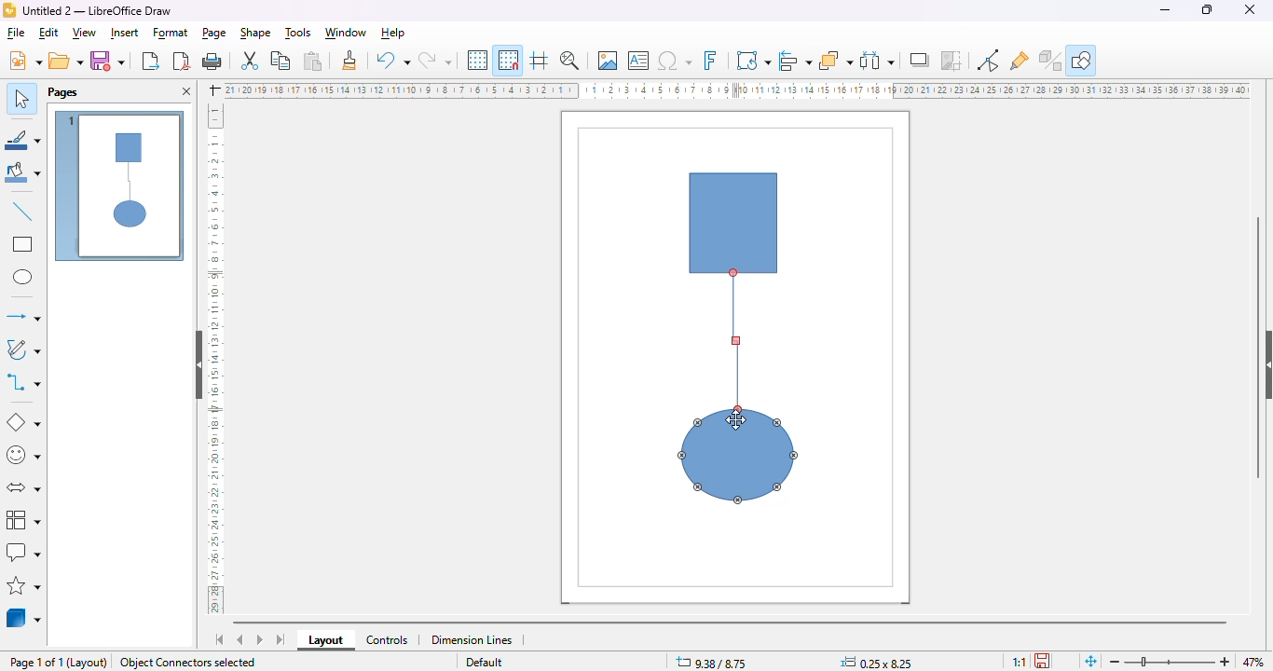 The image size is (1273, 671). I want to click on fill color, so click(23, 174).